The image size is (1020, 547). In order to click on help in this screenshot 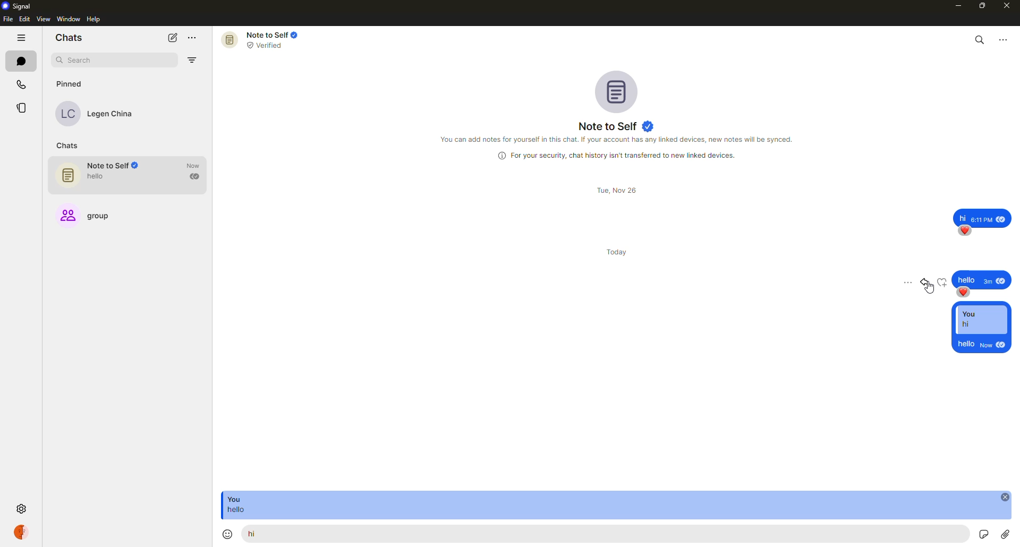, I will do `click(93, 20)`.